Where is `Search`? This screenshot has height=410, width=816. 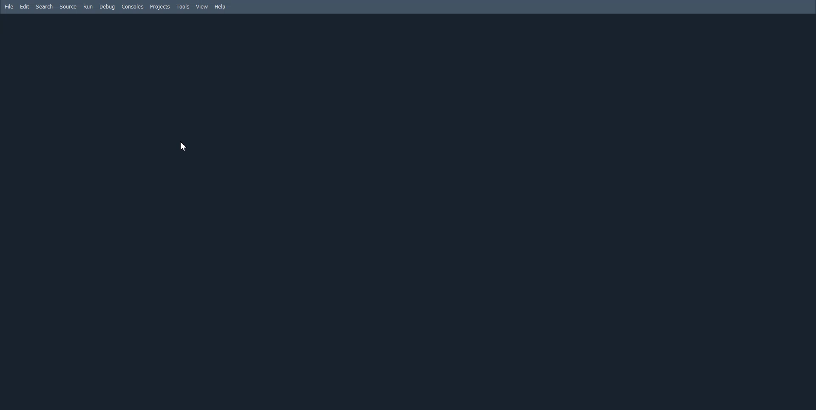 Search is located at coordinates (45, 6).